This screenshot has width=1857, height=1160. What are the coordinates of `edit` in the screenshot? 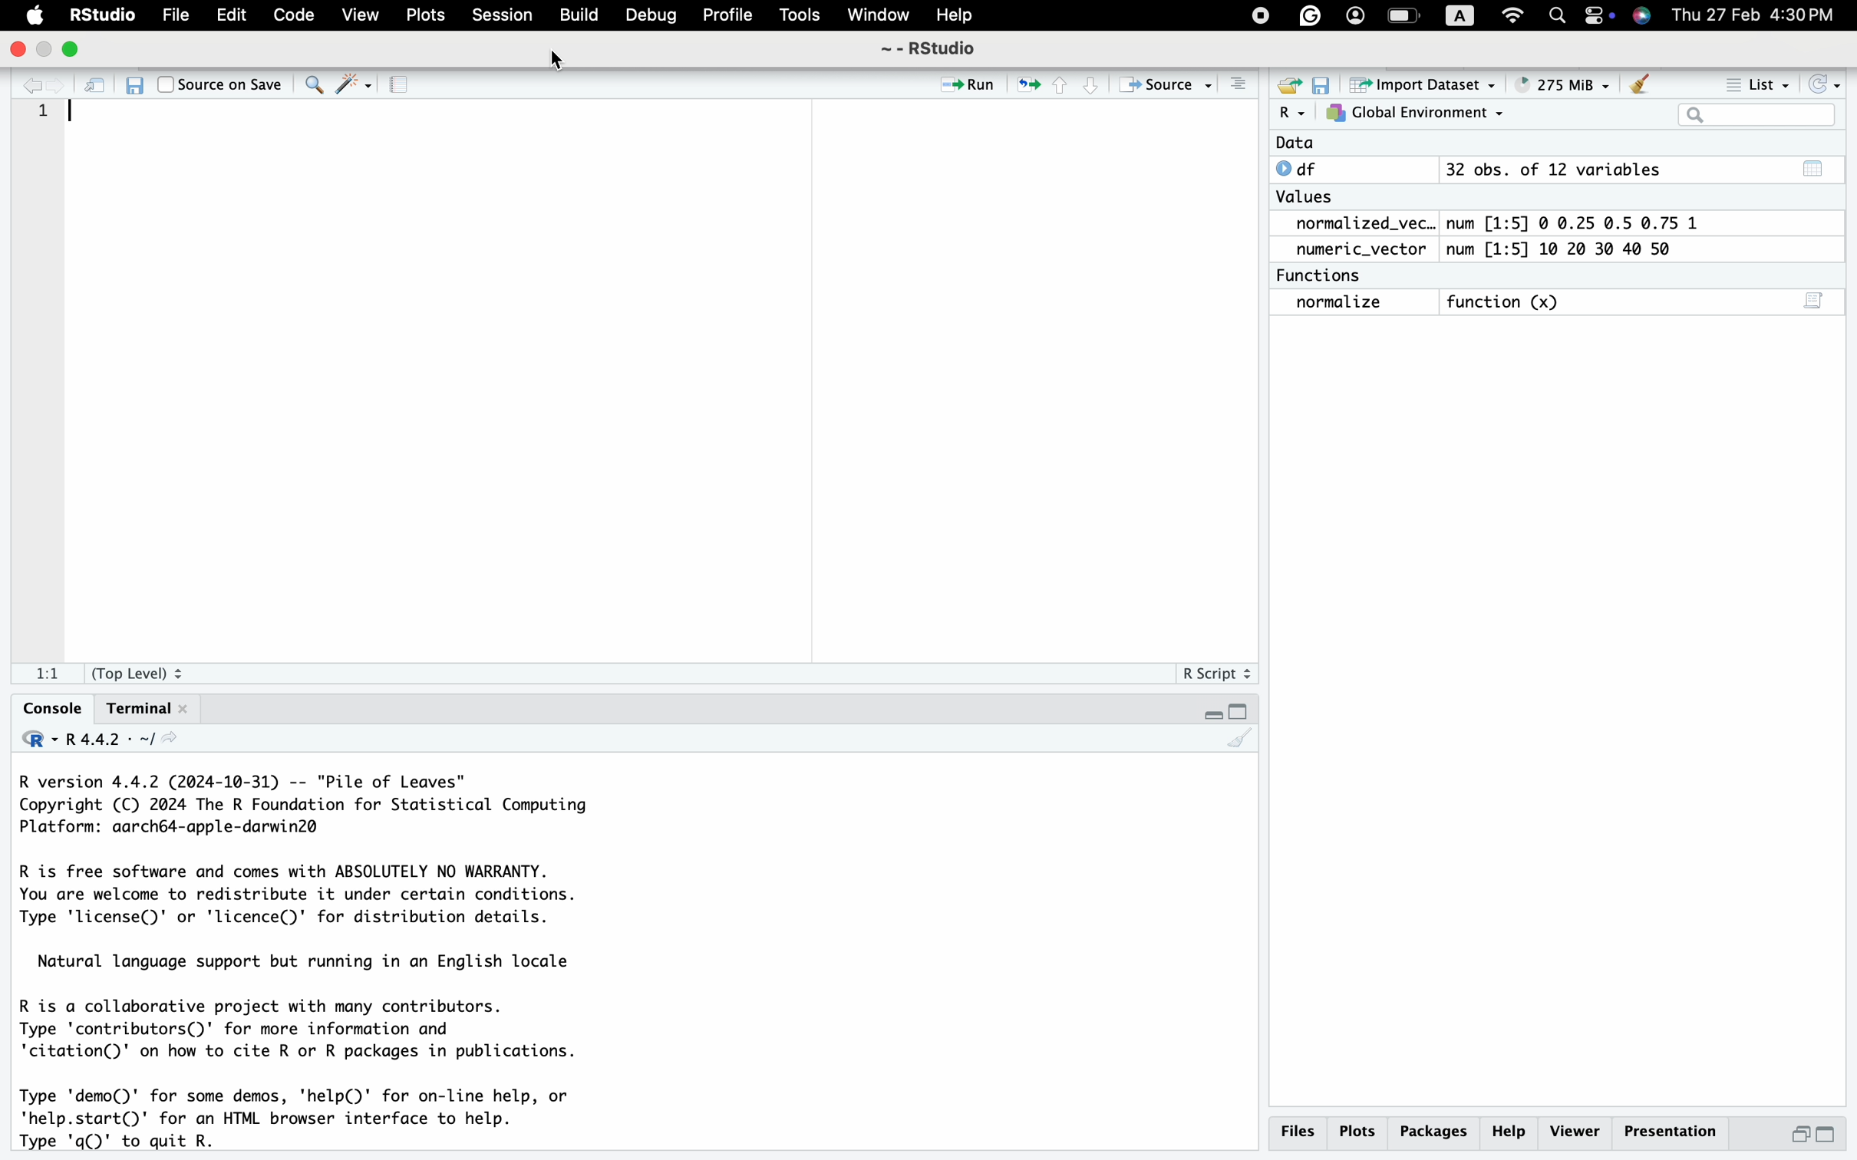 It's located at (233, 15).